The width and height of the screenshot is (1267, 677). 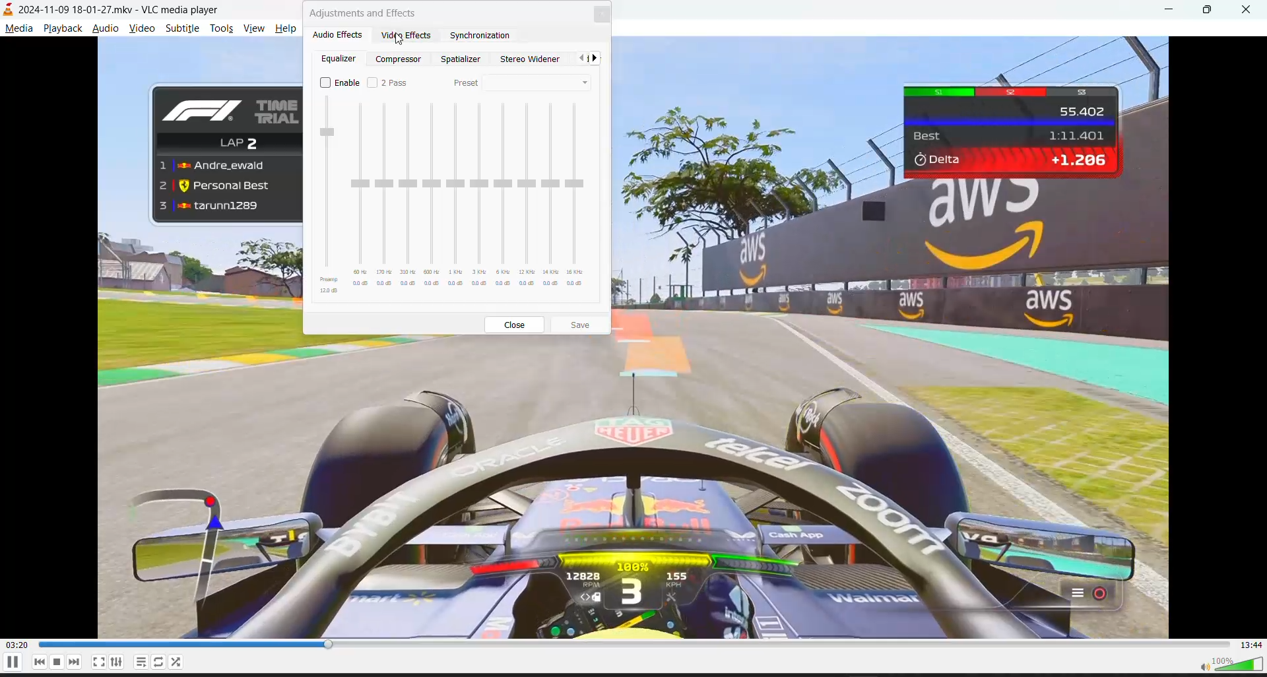 What do you see at coordinates (141, 662) in the screenshot?
I see `playlist` at bounding box center [141, 662].